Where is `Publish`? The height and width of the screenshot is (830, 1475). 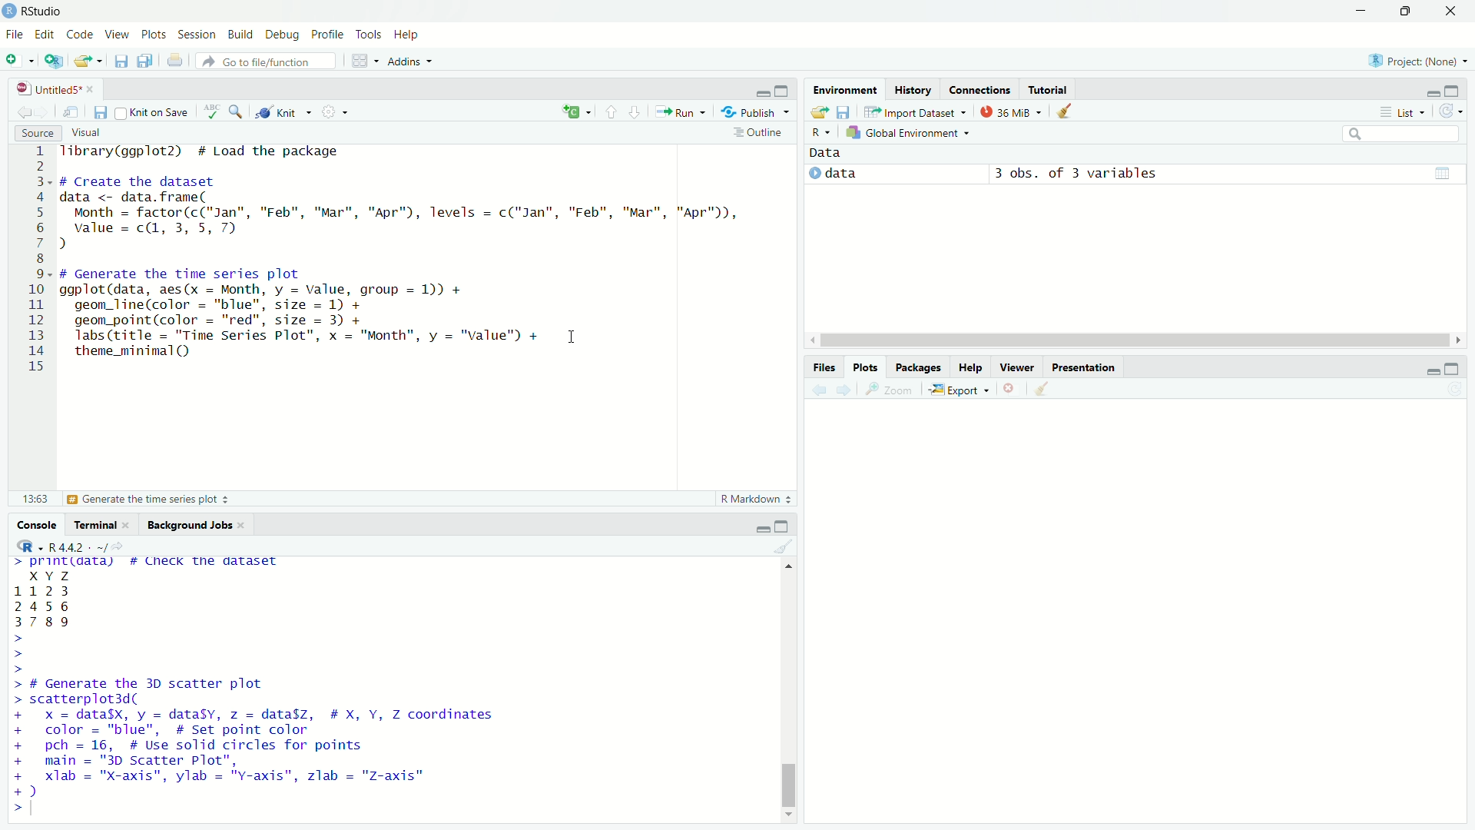
Publish is located at coordinates (755, 111).